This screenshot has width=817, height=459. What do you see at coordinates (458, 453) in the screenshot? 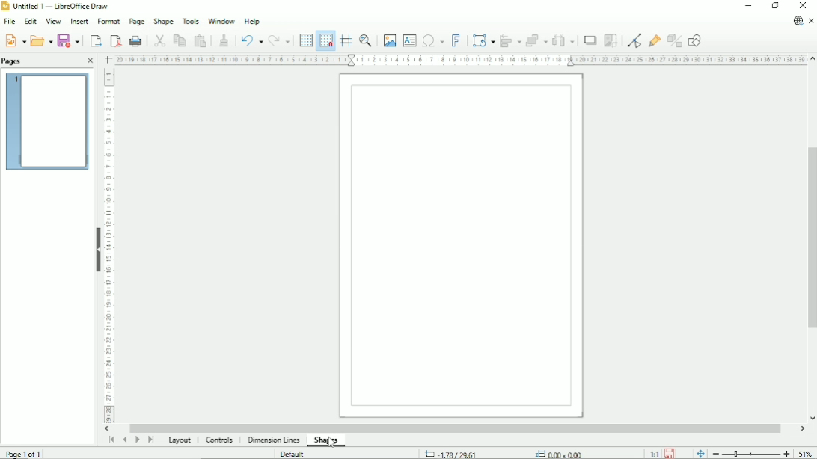
I see `-1.78/29.61` at bounding box center [458, 453].